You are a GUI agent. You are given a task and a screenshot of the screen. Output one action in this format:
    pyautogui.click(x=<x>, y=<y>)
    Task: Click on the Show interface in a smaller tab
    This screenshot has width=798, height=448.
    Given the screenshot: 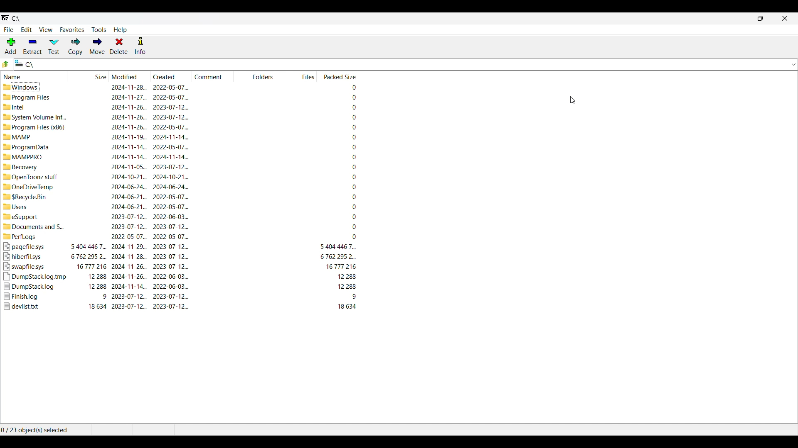 What is the action you would take?
    pyautogui.click(x=761, y=18)
    